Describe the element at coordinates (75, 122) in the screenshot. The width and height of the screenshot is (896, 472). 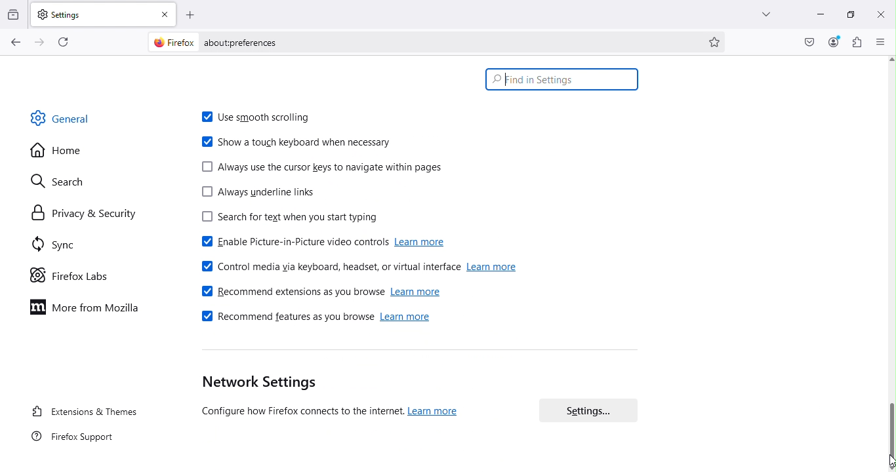
I see `General` at that location.